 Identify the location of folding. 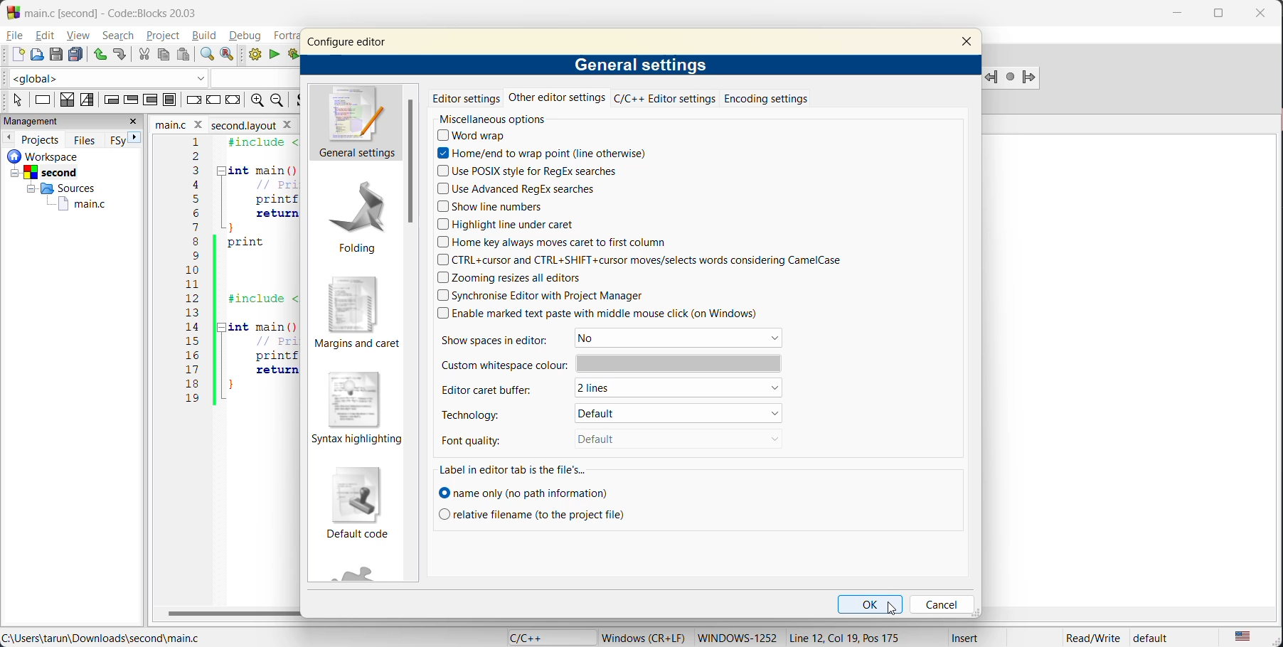
(358, 214).